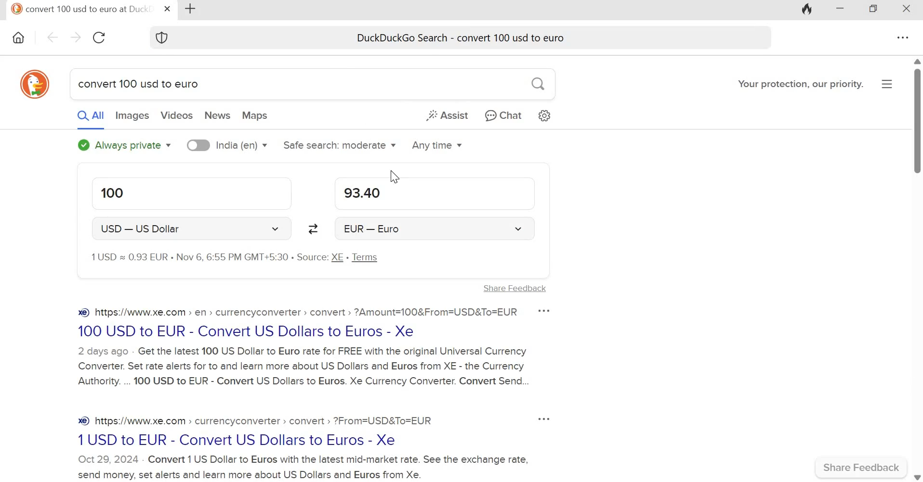 This screenshot has height=482, width=923. Describe the element at coordinates (910, 11) in the screenshot. I see `close` at that location.